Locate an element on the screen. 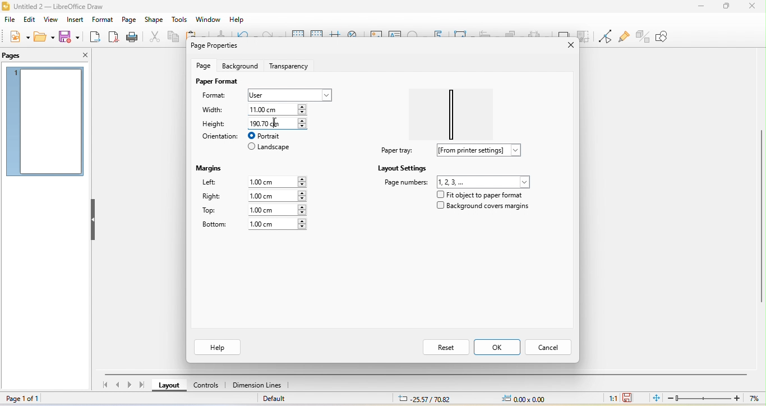  format is located at coordinates (219, 96).